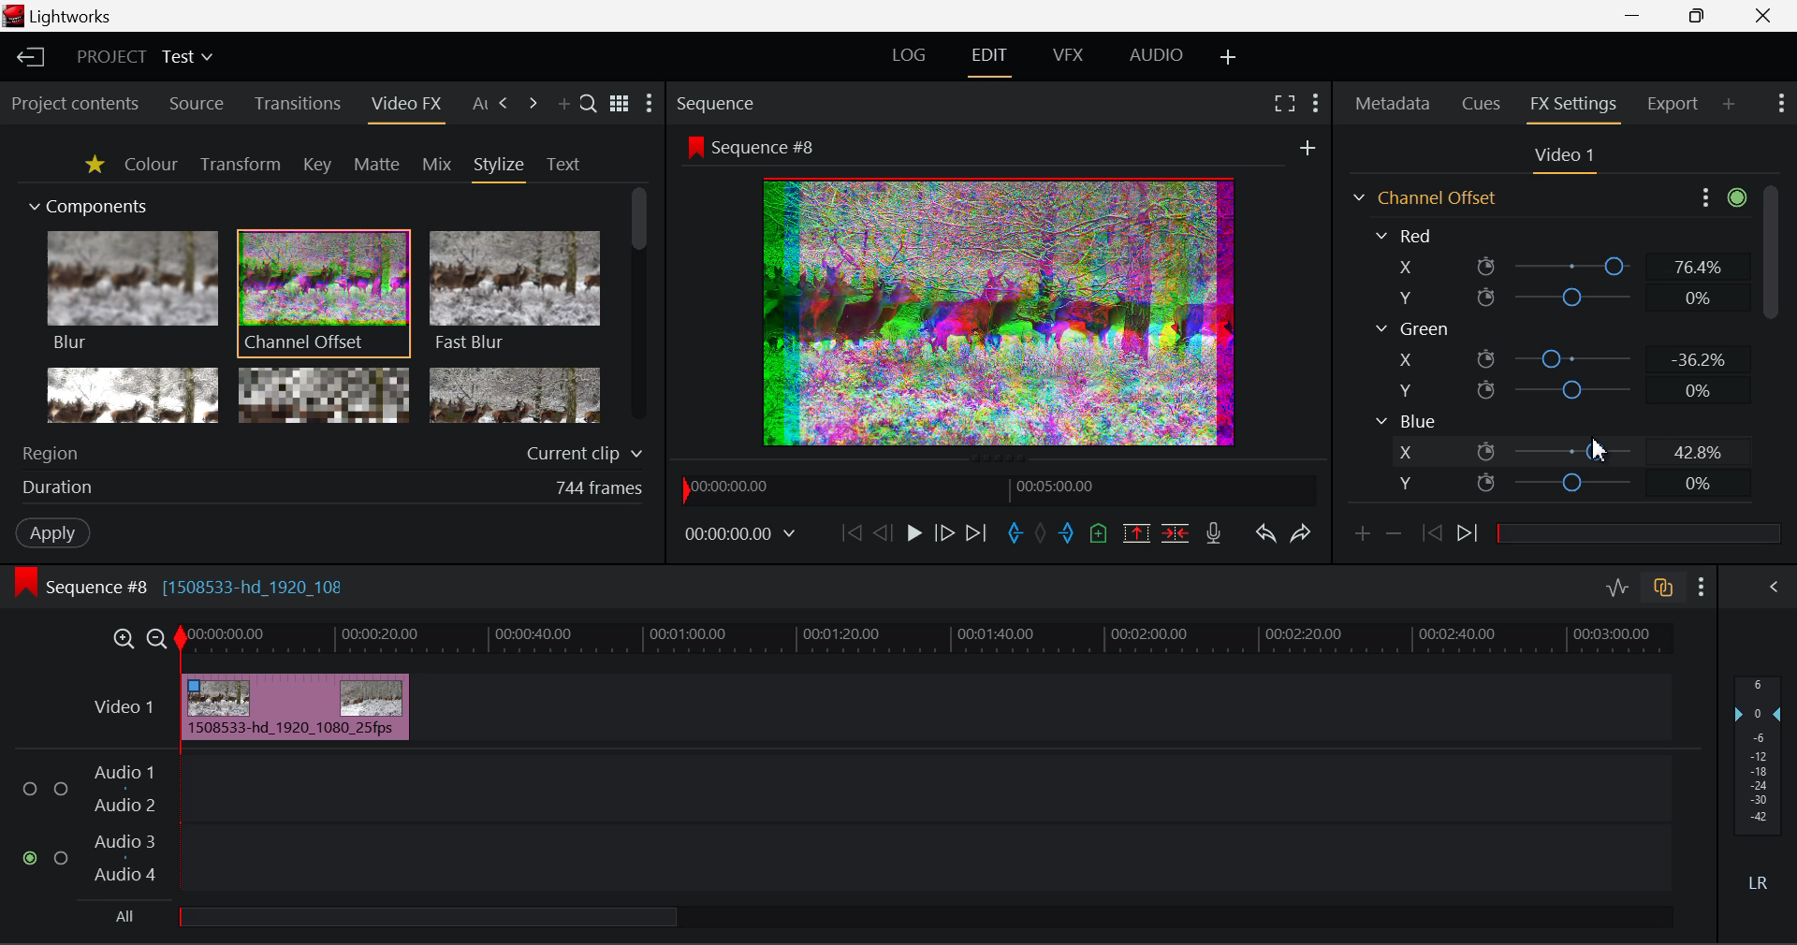  What do you see at coordinates (1720, 198) in the screenshot?
I see `Show Settings` at bounding box center [1720, 198].